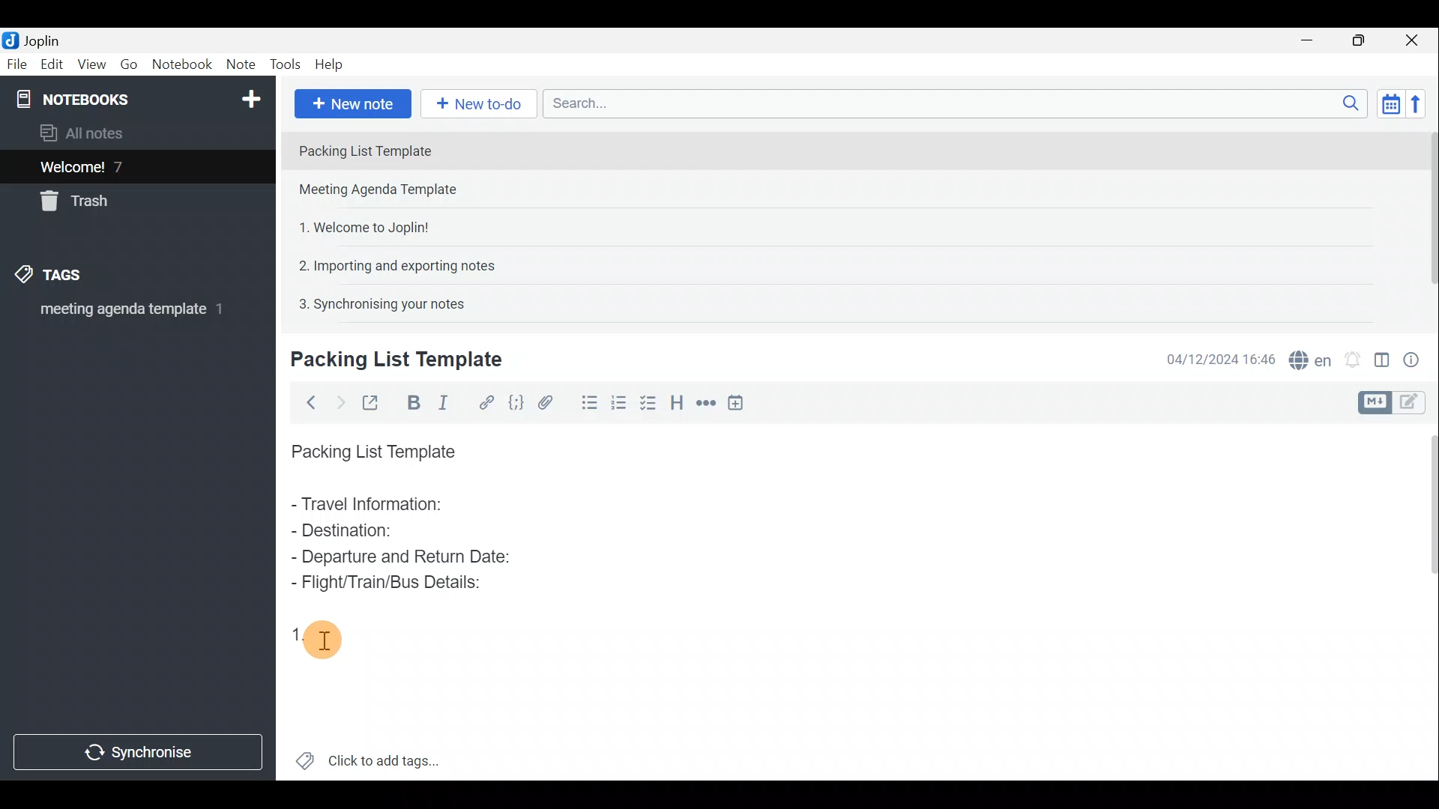 The width and height of the screenshot is (1439, 809). What do you see at coordinates (546, 402) in the screenshot?
I see `Attach file` at bounding box center [546, 402].